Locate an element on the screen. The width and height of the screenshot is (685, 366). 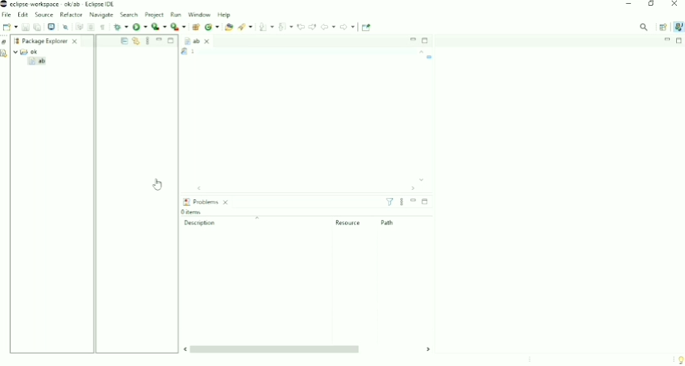
View menu is located at coordinates (401, 202).